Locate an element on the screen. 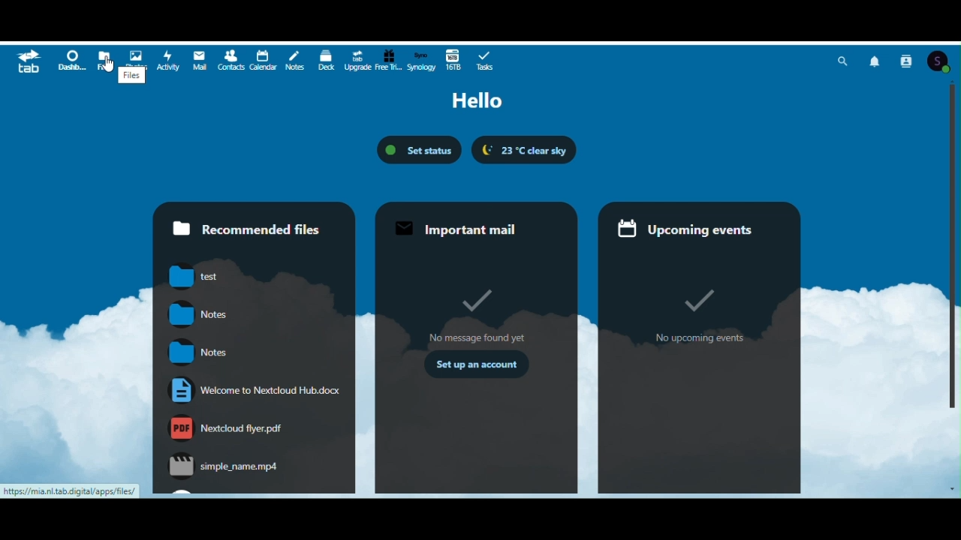 This screenshot has height=540, width=961. Free trial is located at coordinates (387, 60).